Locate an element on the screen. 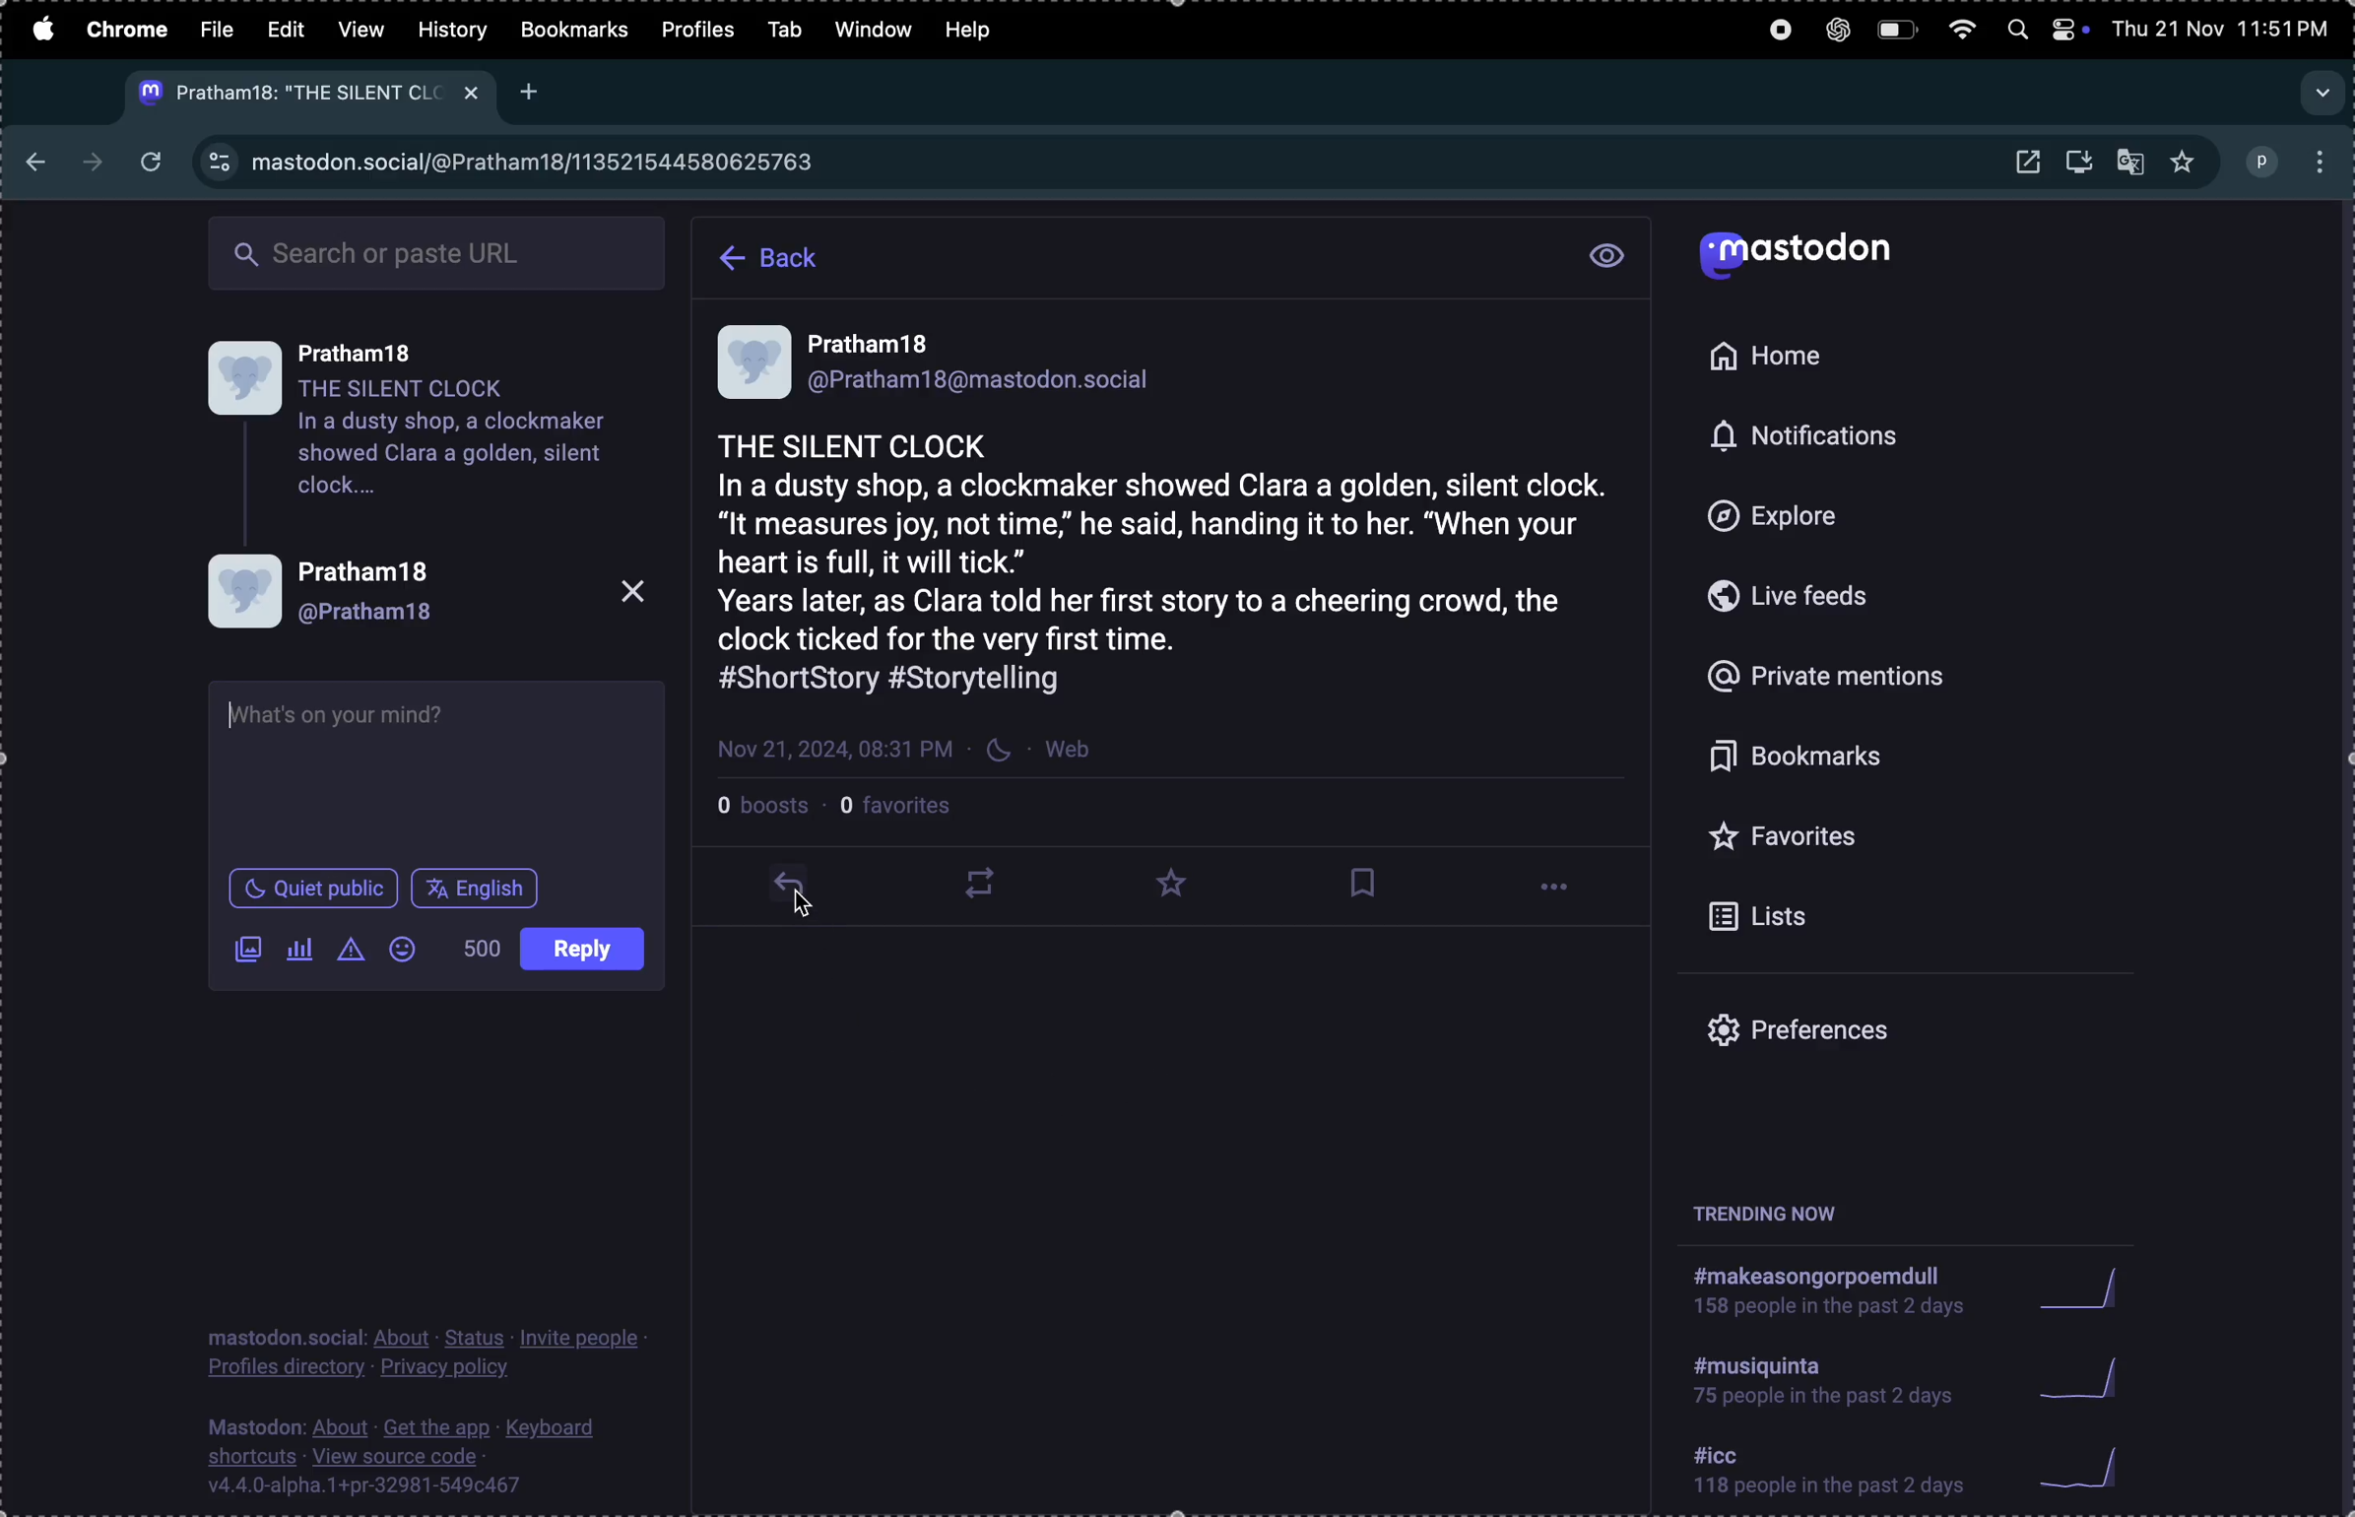 The height and width of the screenshot is (1517, 2355). mastodon logo is located at coordinates (1803, 258).